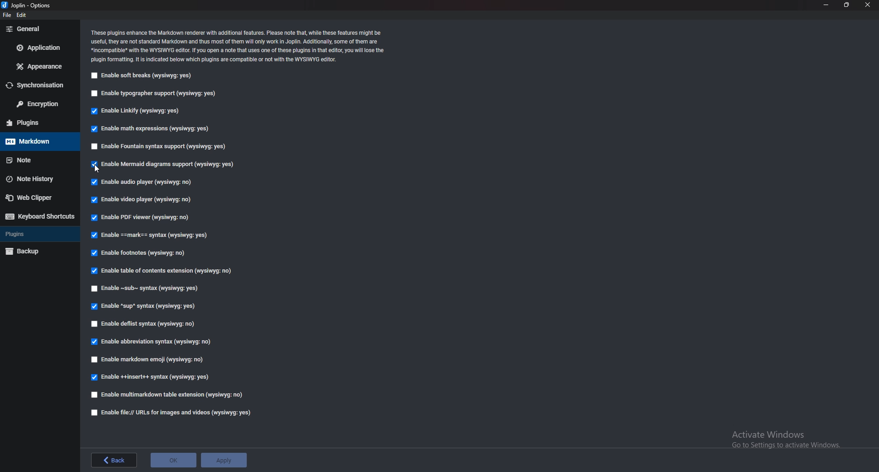  Describe the element at coordinates (40, 104) in the screenshot. I see `Encryption` at that location.